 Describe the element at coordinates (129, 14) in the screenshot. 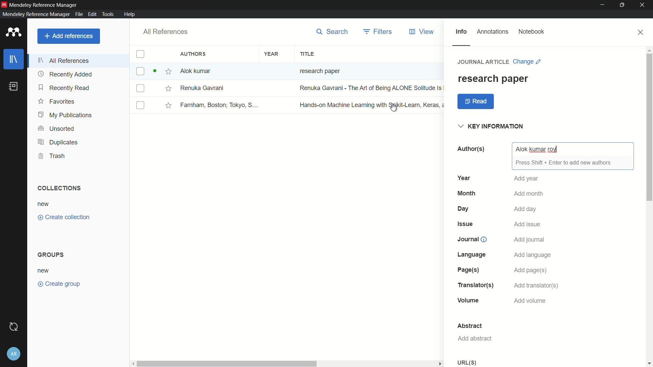

I see `help menu` at that location.